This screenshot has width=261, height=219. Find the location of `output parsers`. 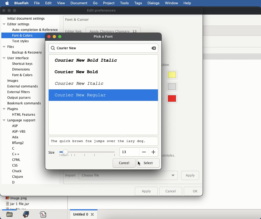

output parsers is located at coordinates (20, 98).